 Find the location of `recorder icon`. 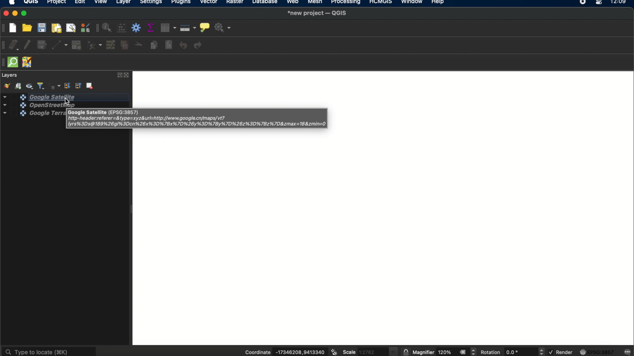

recorder icon is located at coordinates (583, 3).